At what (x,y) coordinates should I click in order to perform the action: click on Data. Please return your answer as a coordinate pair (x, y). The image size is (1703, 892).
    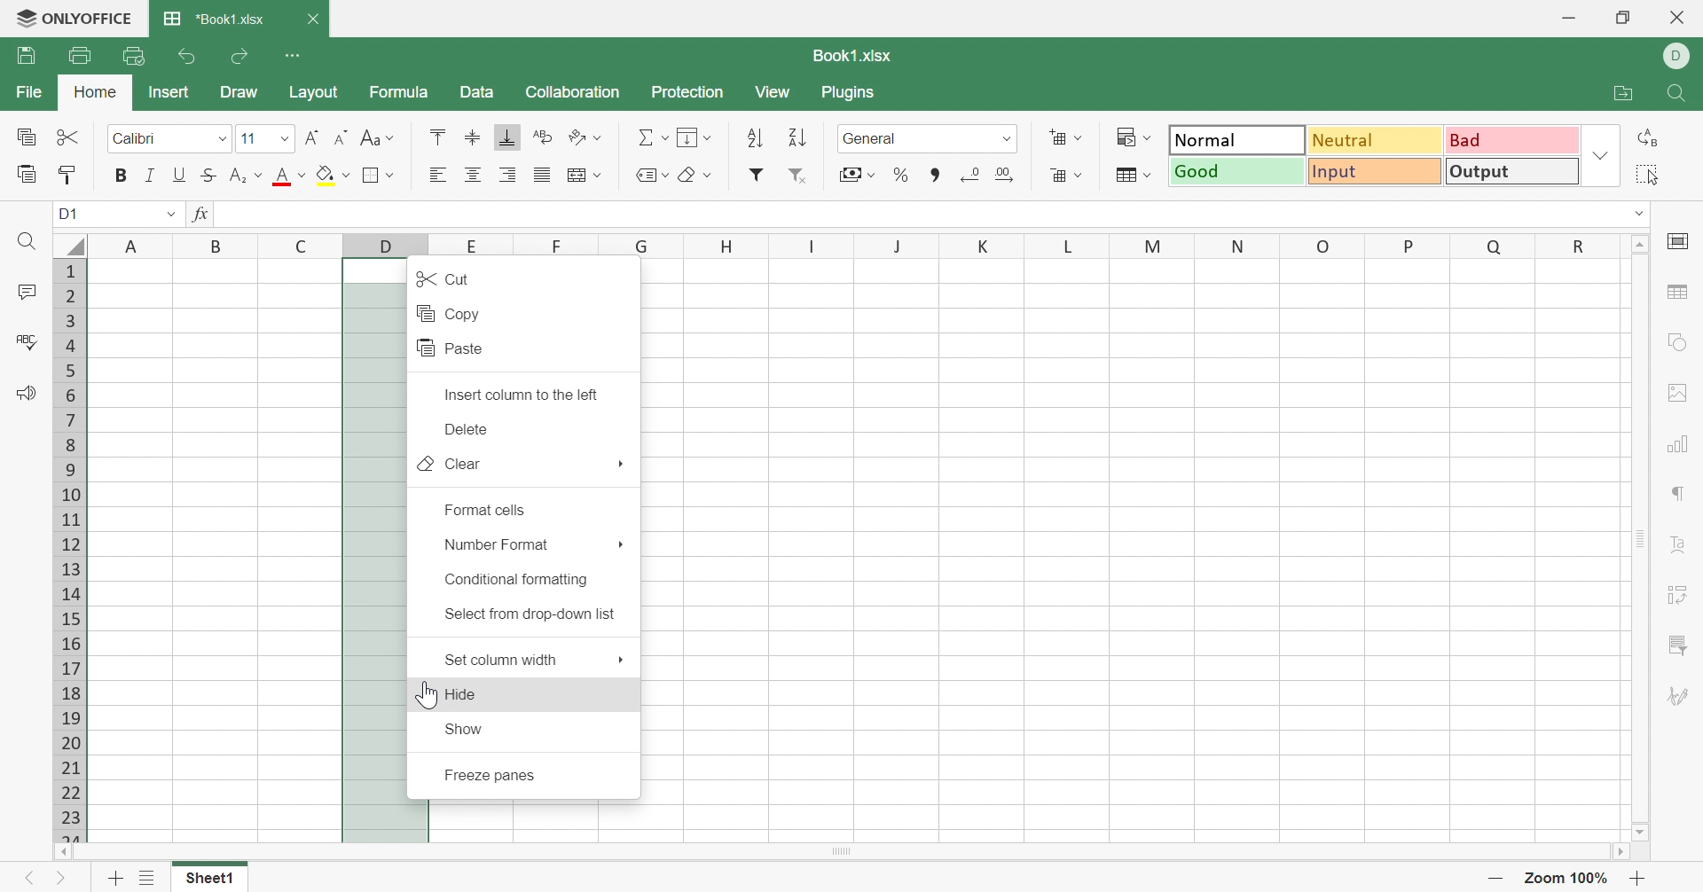
    Looking at the image, I should click on (482, 91).